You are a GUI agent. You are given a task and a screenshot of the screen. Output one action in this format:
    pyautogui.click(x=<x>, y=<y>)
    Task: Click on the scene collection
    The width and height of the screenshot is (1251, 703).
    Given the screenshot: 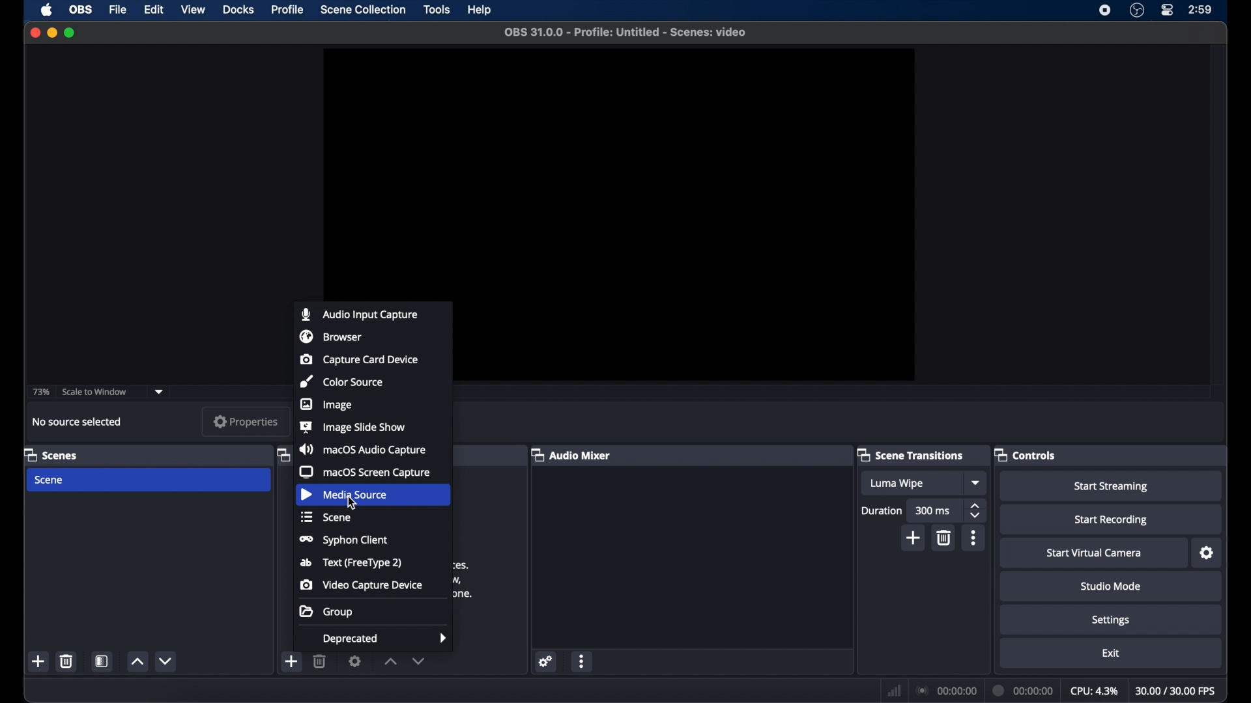 What is the action you would take?
    pyautogui.click(x=362, y=10)
    